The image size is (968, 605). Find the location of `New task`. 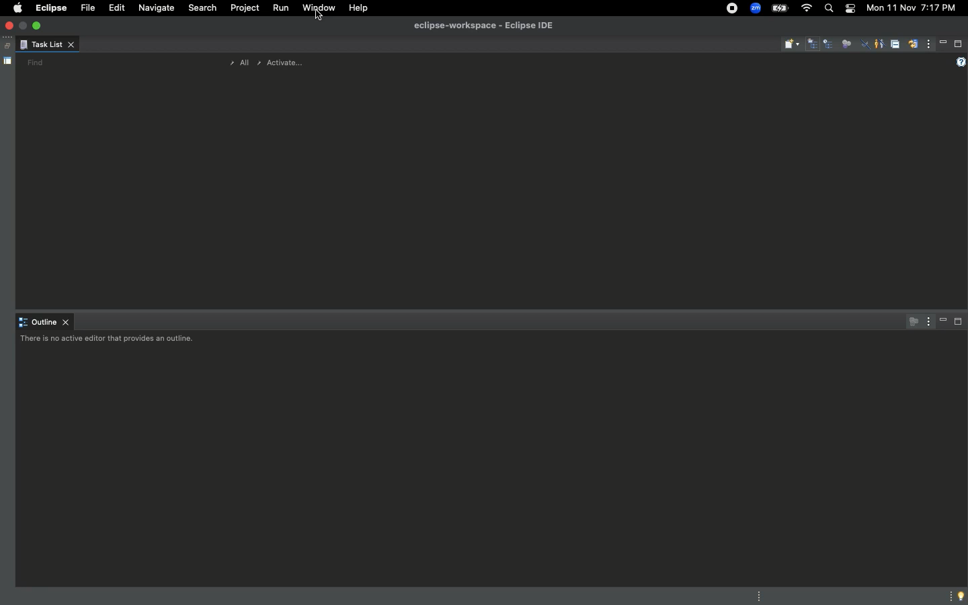

New task is located at coordinates (792, 44).